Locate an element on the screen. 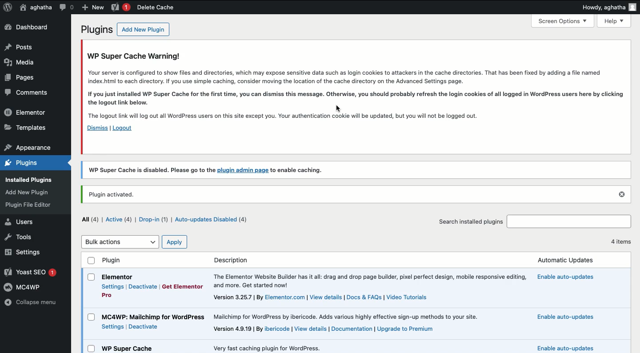 Image resolution: width=640 pixels, height=353 pixels. Tools is located at coordinates (22, 237).